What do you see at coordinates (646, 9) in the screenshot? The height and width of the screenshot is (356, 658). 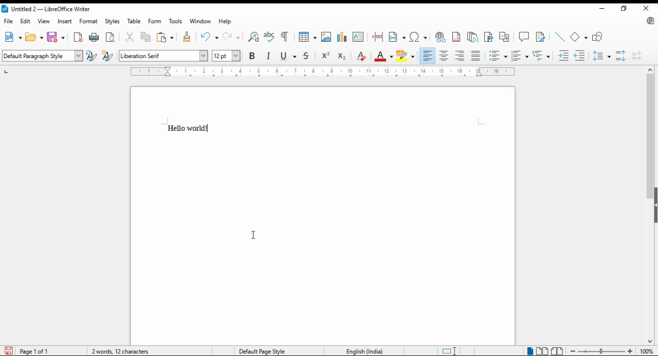 I see `close window` at bounding box center [646, 9].